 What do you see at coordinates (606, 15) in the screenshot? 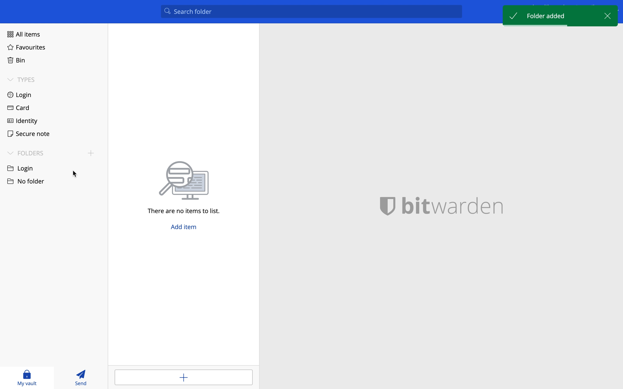
I see `Close` at bounding box center [606, 15].